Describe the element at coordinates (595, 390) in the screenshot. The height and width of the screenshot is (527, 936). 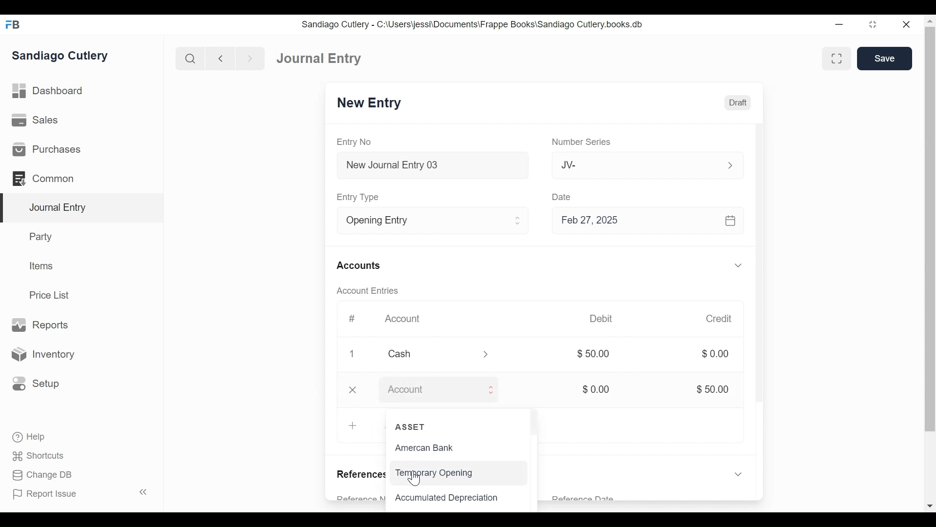
I see `$0.00` at that location.